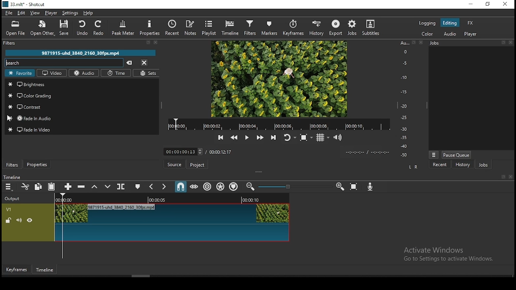 The width and height of the screenshot is (516, 290). What do you see at coordinates (406, 52) in the screenshot?
I see `0` at bounding box center [406, 52].